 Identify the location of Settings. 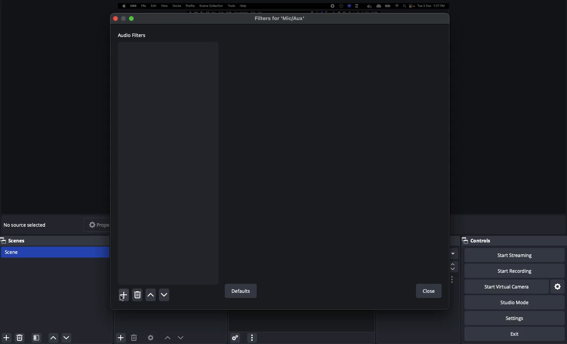
(235, 336).